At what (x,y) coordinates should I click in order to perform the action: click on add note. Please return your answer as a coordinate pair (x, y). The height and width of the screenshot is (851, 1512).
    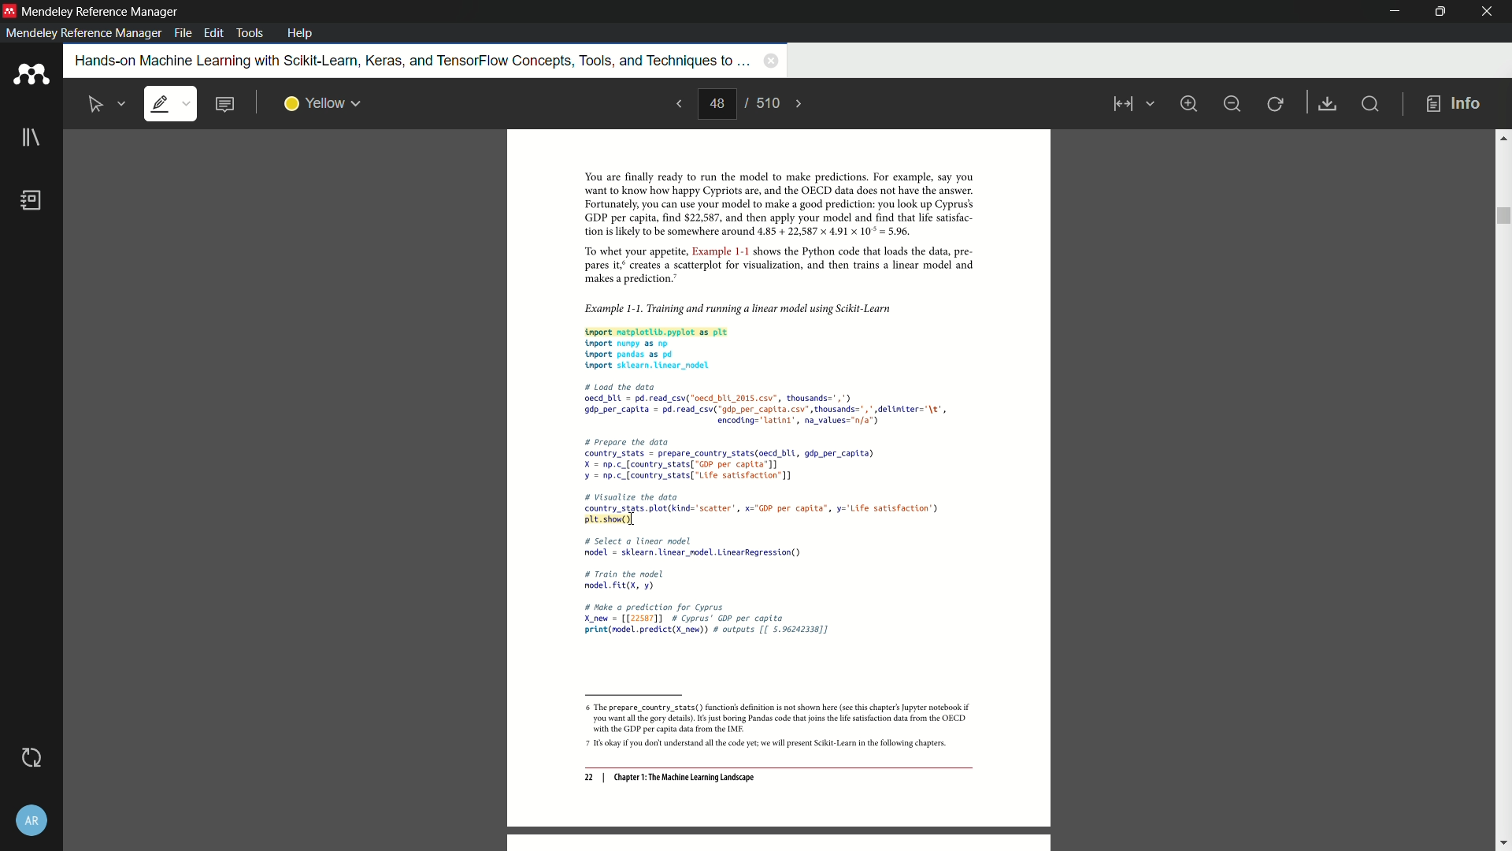
    Looking at the image, I should click on (224, 105).